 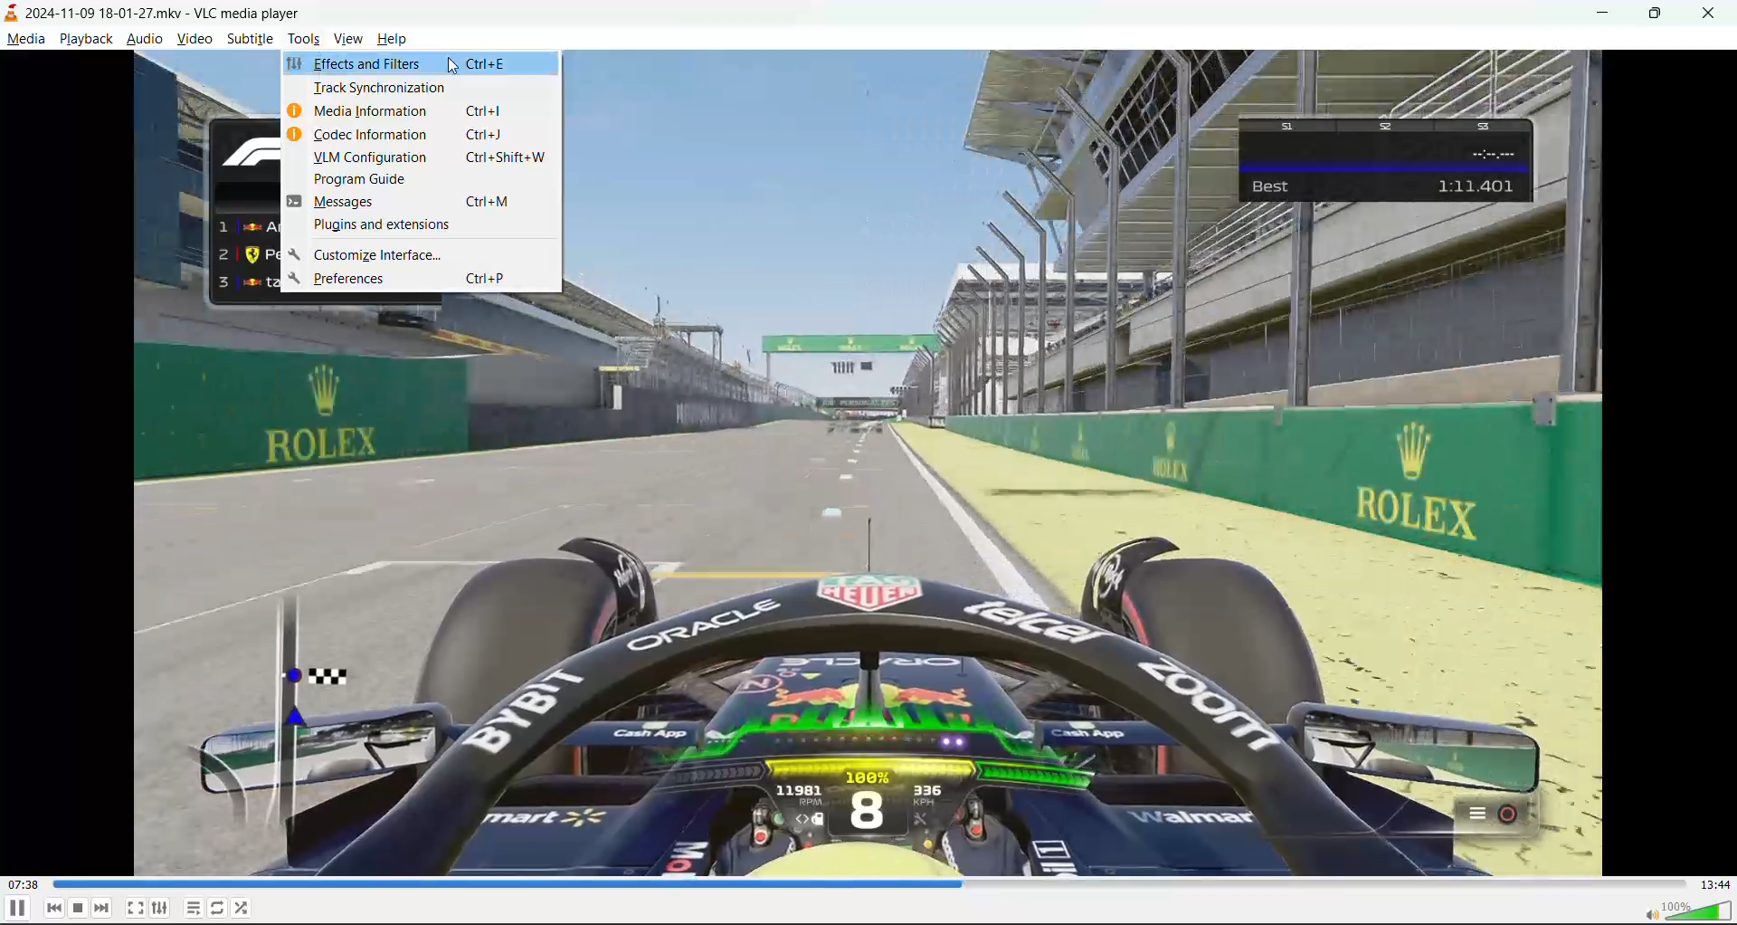 I want to click on close, so click(x=1713, y=11).